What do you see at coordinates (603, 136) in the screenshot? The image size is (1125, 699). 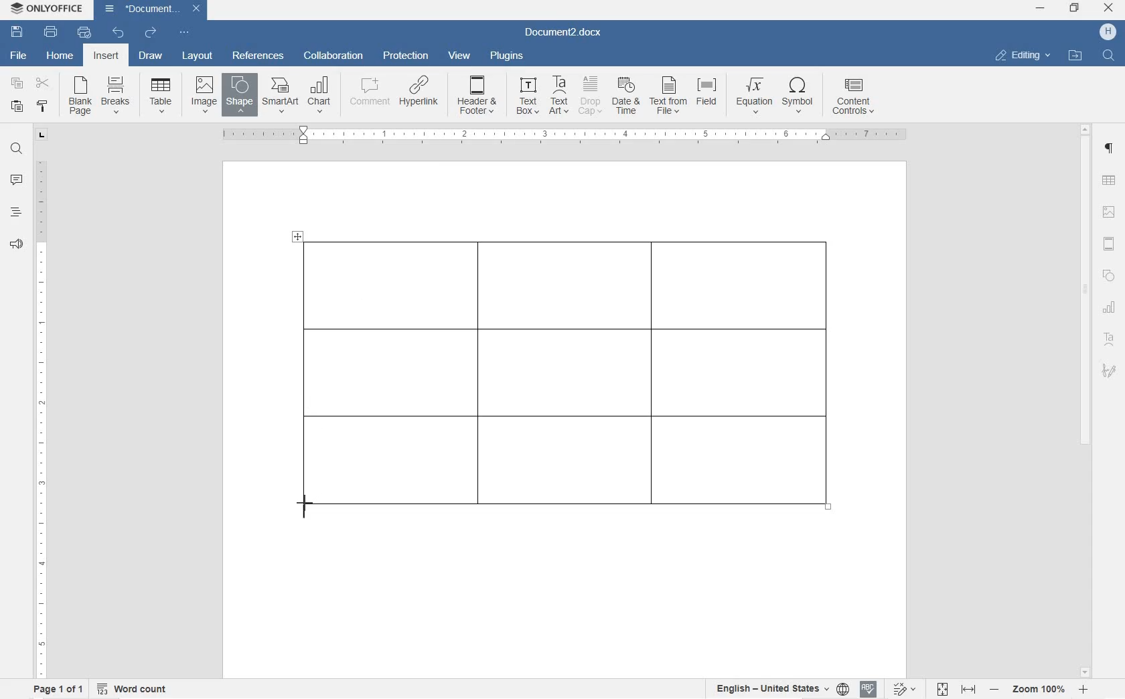 I see `ruler` at bounding box center [603, 136].